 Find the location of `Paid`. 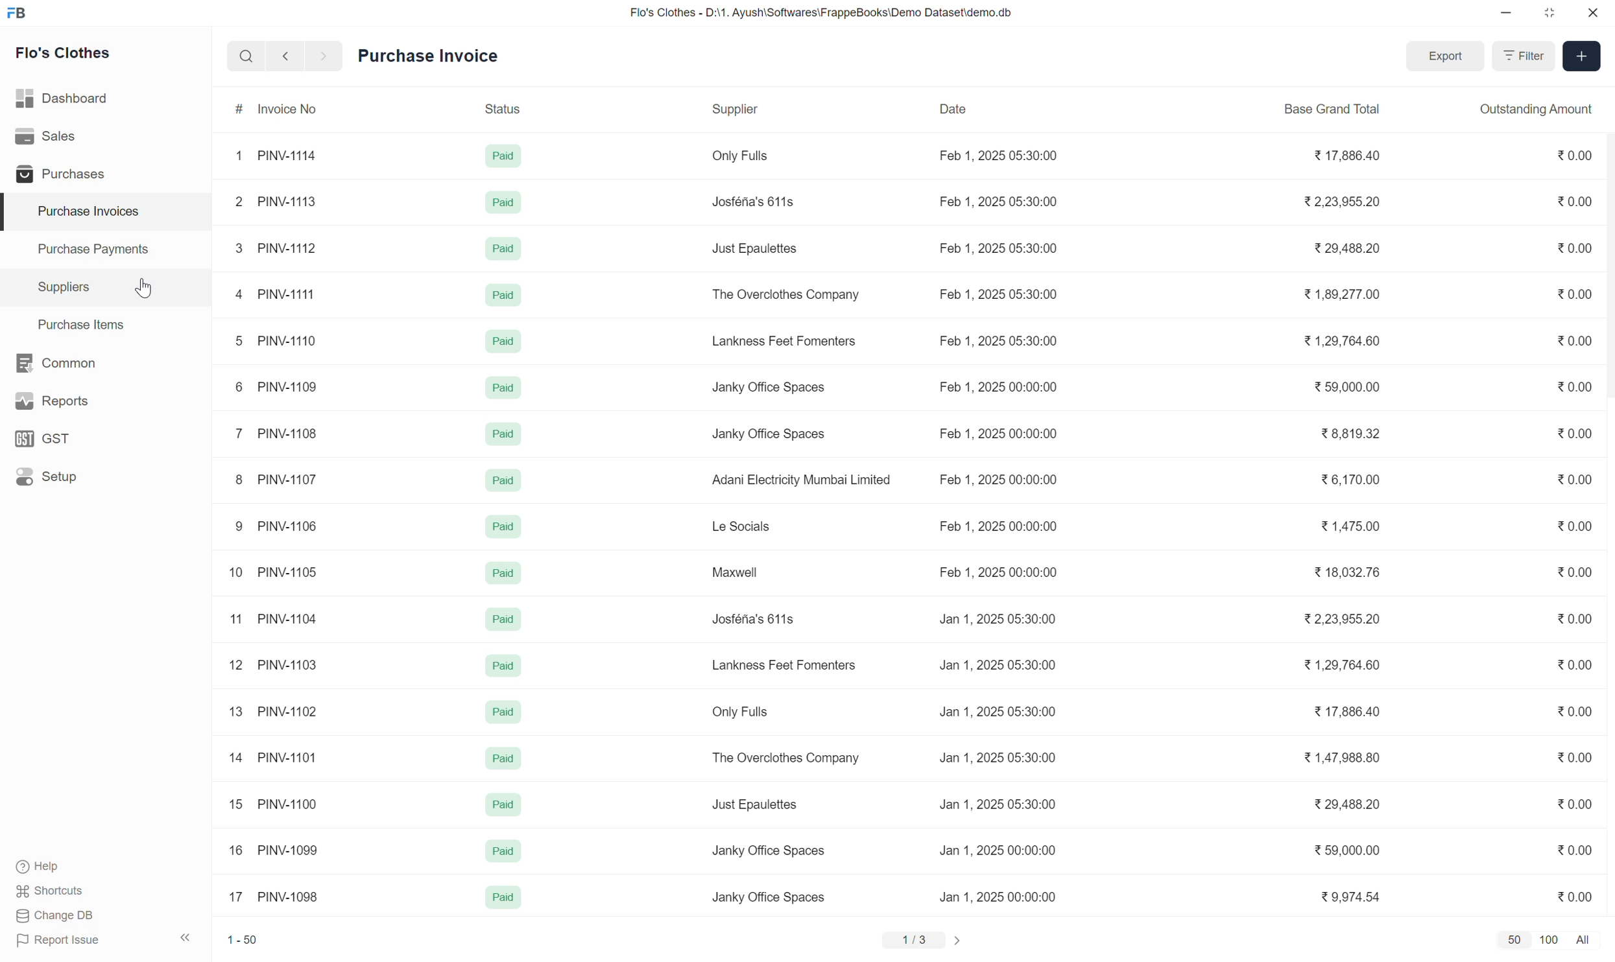

Paid is located at coordinates (503, 897).